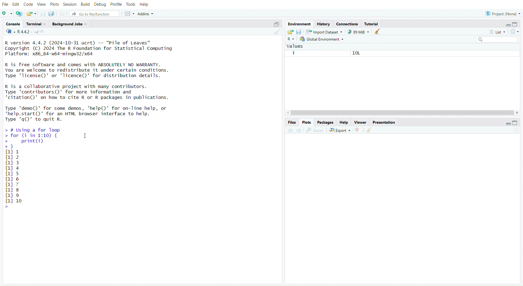 Image resolution: width=523 pixels, height=286 pixels. Describe the element at coordinates (403, 113) in the screenshot. I see `scrollbar` at that location.